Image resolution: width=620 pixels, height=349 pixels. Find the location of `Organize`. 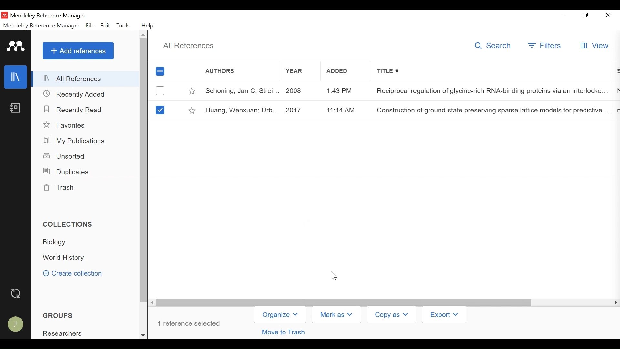

Organize is located at coordinates (280, 314).